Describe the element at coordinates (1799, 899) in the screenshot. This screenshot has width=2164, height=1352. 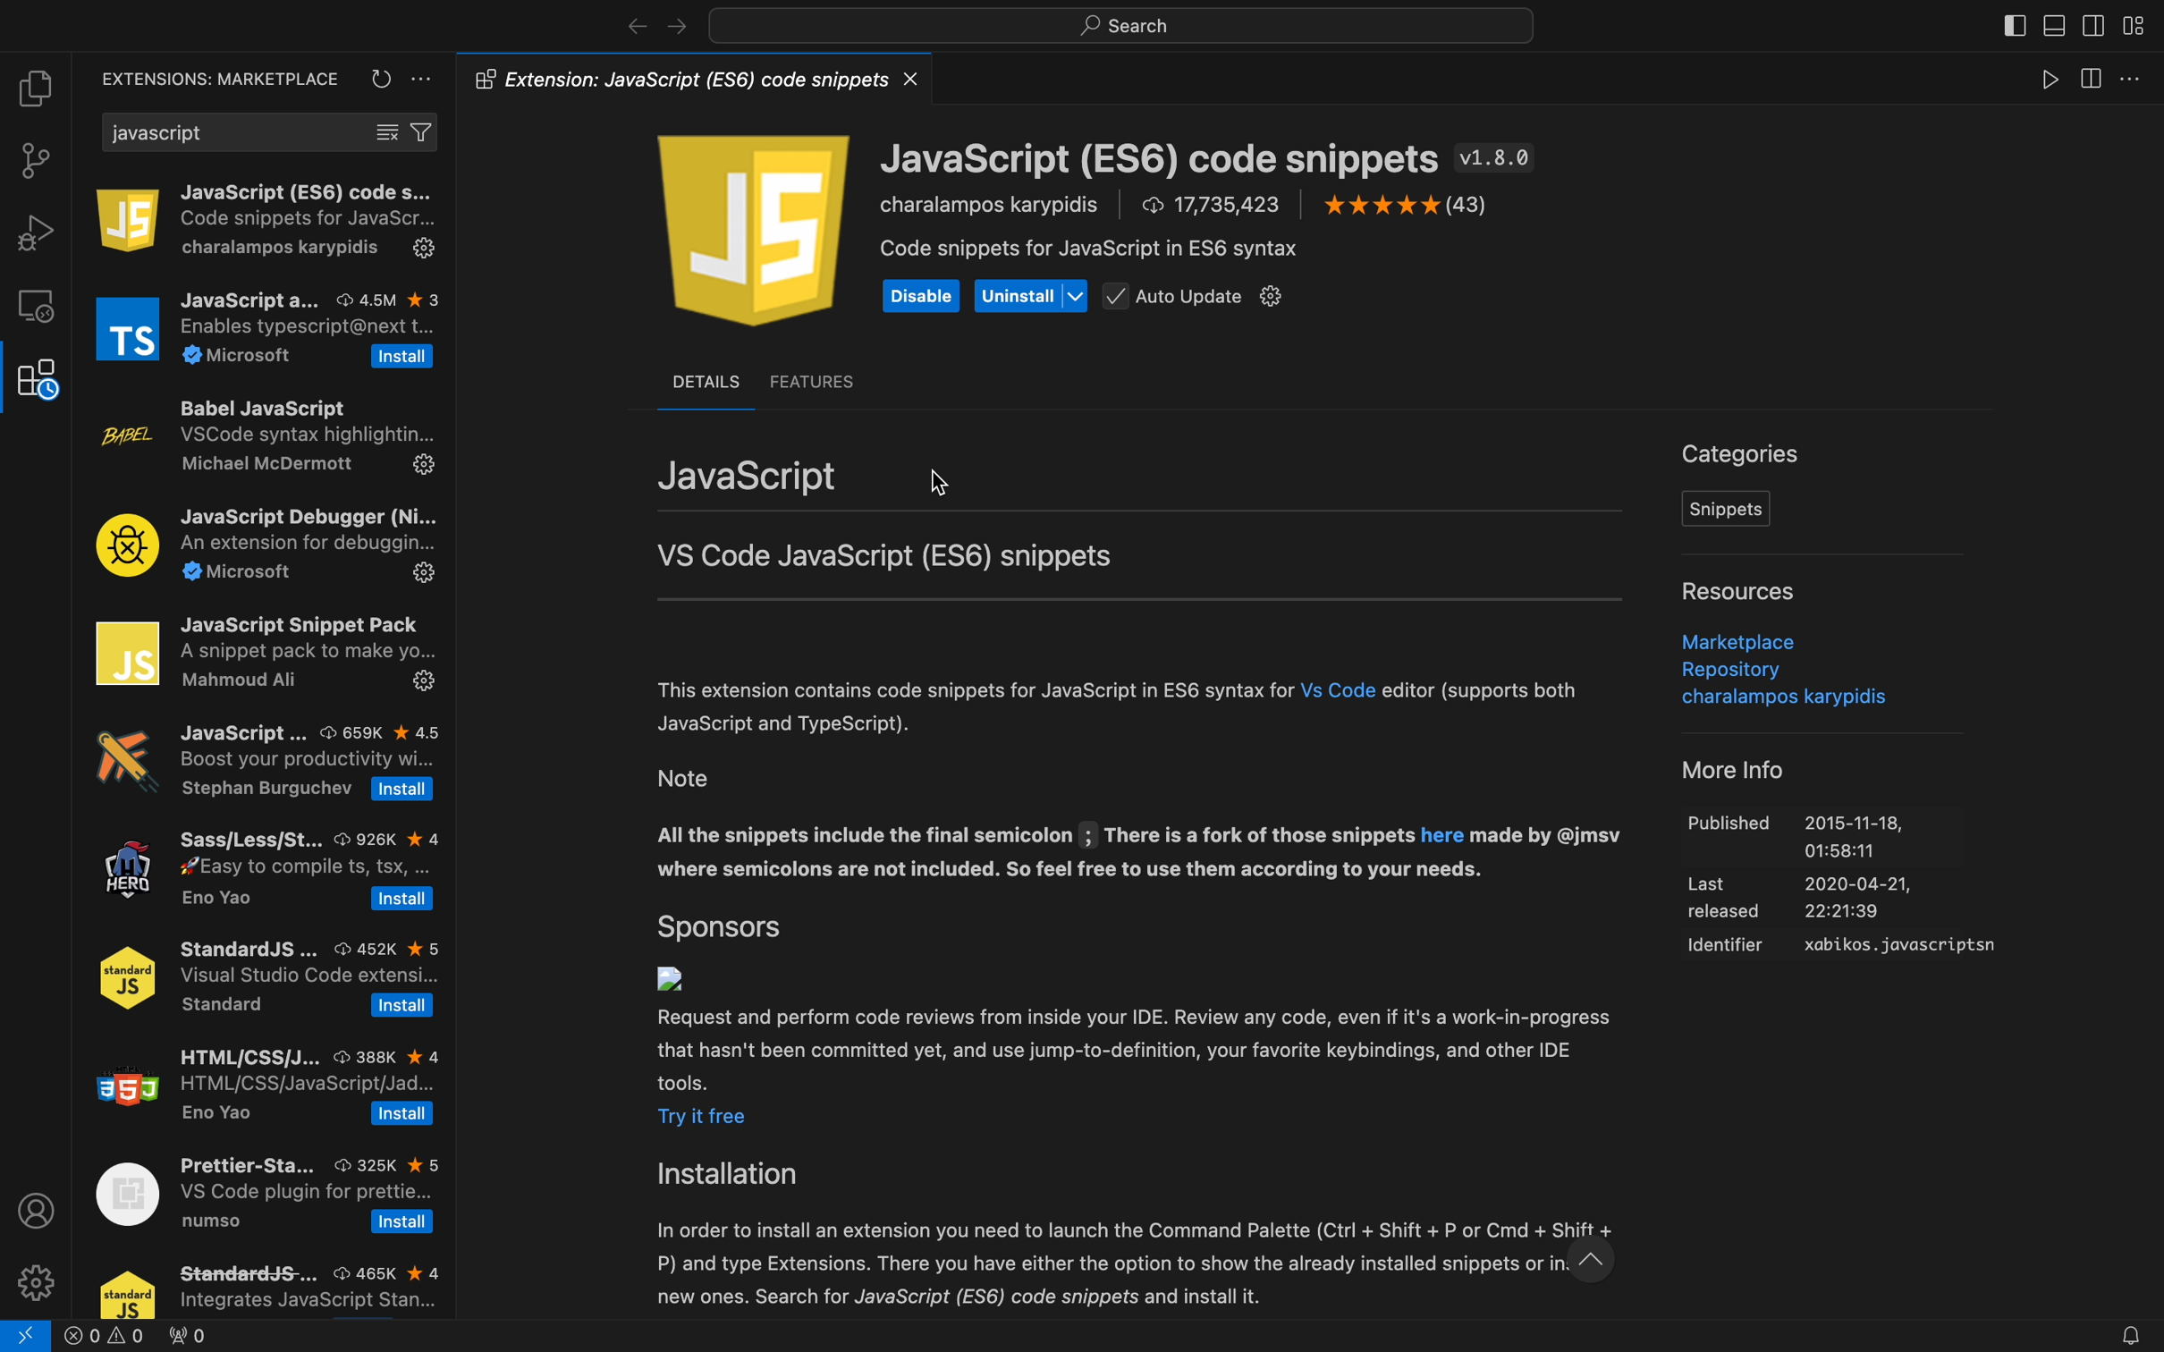
I see `` at that location.